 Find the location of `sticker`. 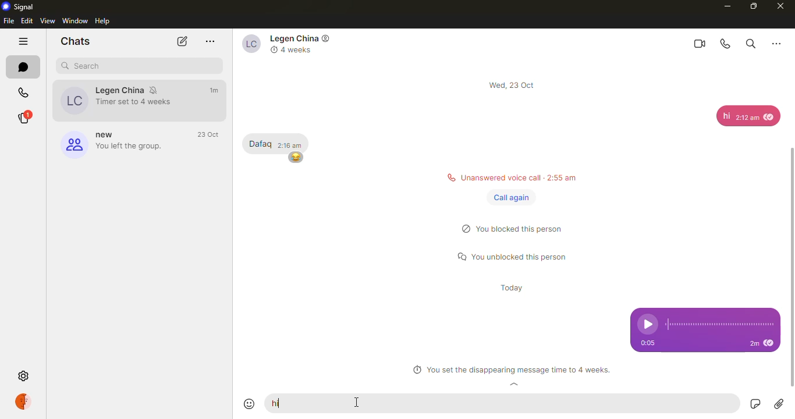

sticker is located at coordinates (730, 404).